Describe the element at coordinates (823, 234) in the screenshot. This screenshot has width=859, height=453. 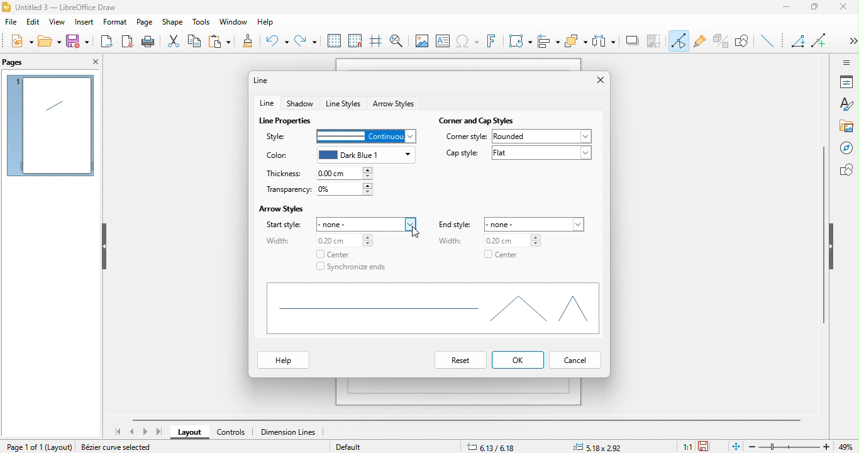
I see `vertical scroll bar` at that location.